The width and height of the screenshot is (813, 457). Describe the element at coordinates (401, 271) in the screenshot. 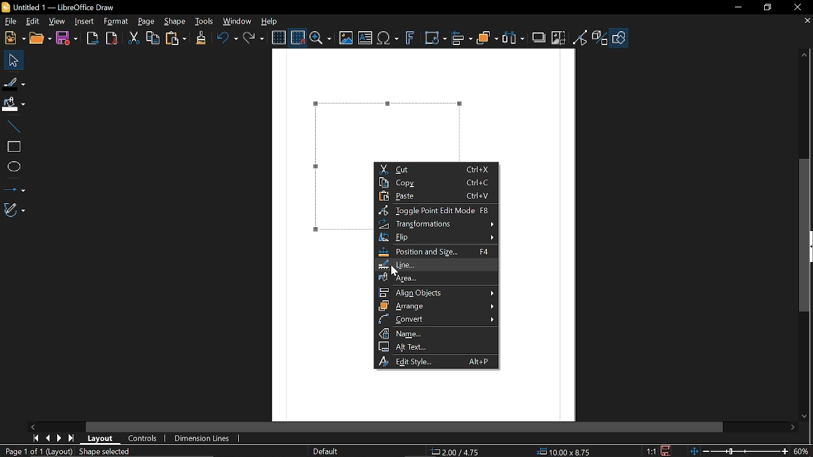

I see `cursor` at that location.